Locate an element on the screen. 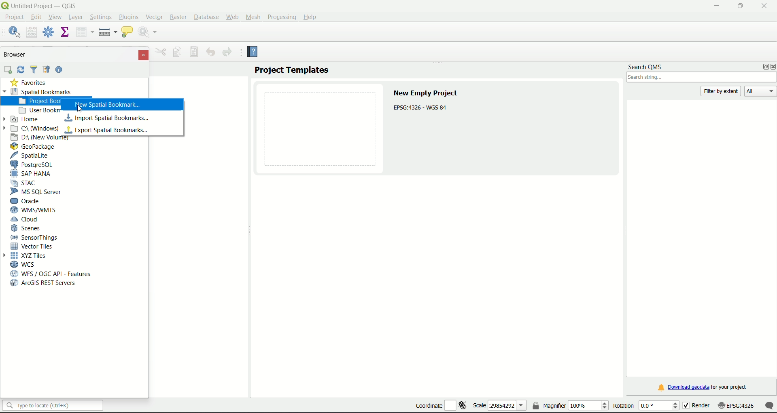  Oracle is located at coordinates (30, 201).